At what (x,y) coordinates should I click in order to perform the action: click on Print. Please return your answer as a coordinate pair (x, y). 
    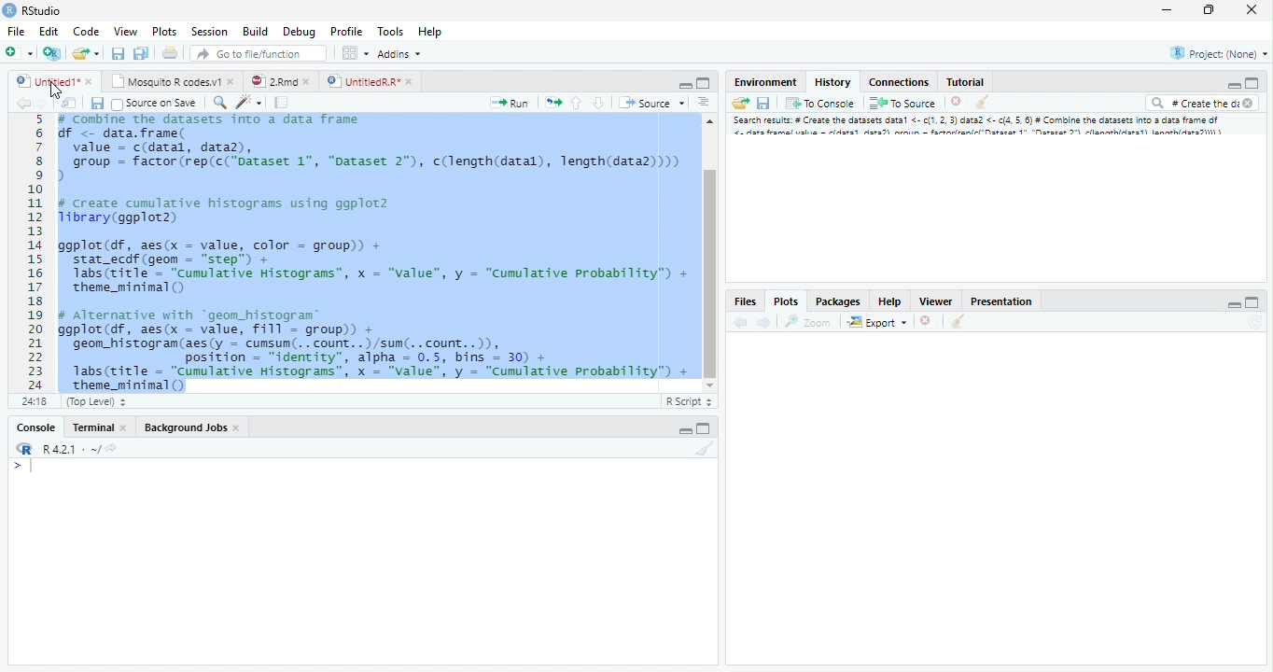
    Looking at the image, I should click on (173, 53).